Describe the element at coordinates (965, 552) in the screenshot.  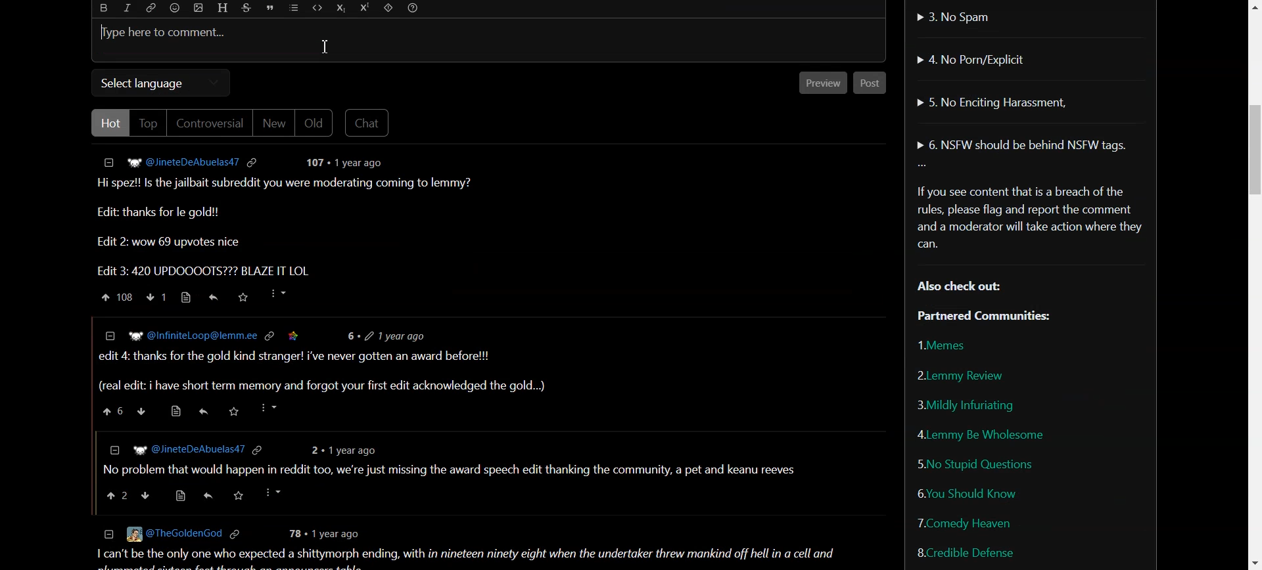
I see `Credible Defense` at that location.